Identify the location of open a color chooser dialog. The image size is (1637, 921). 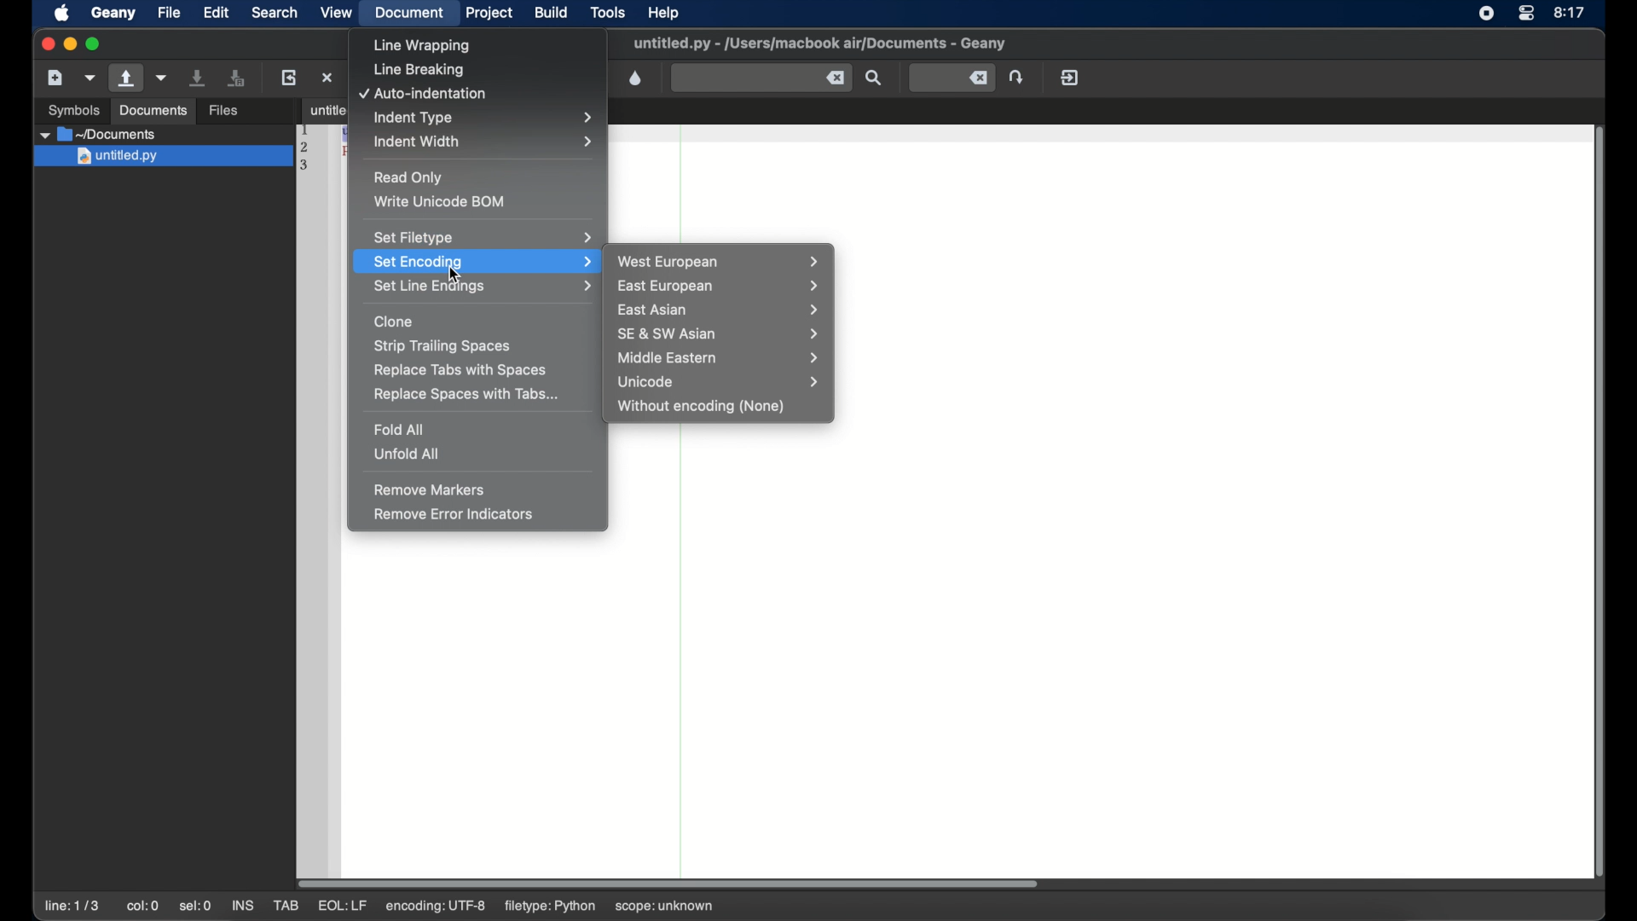
(636, 78).